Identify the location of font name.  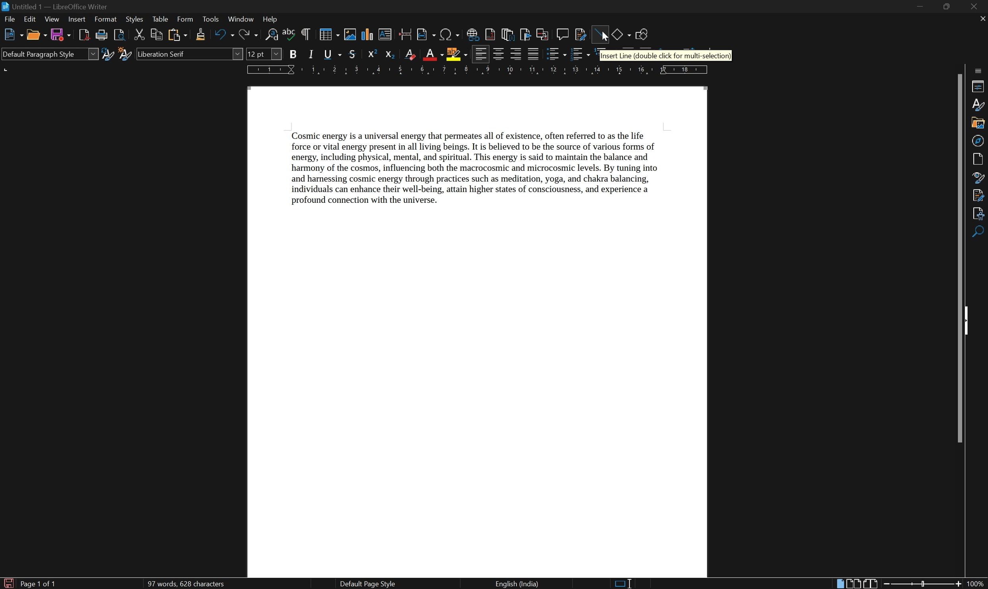
(189, 53).